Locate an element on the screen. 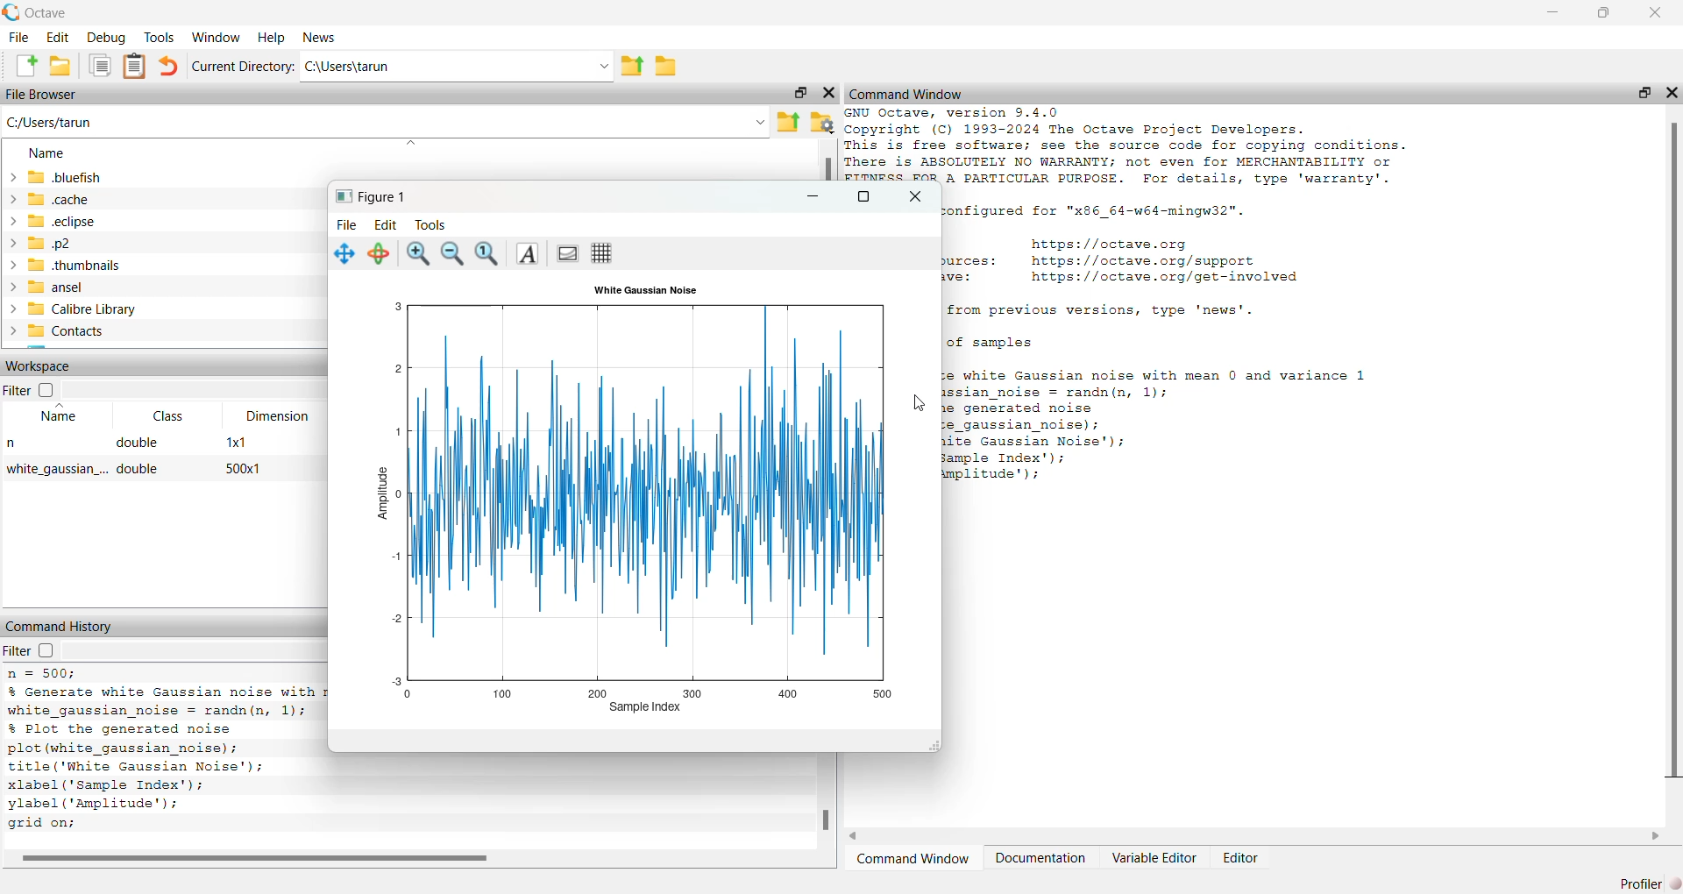  open folder is located at coordinates (60, 66).